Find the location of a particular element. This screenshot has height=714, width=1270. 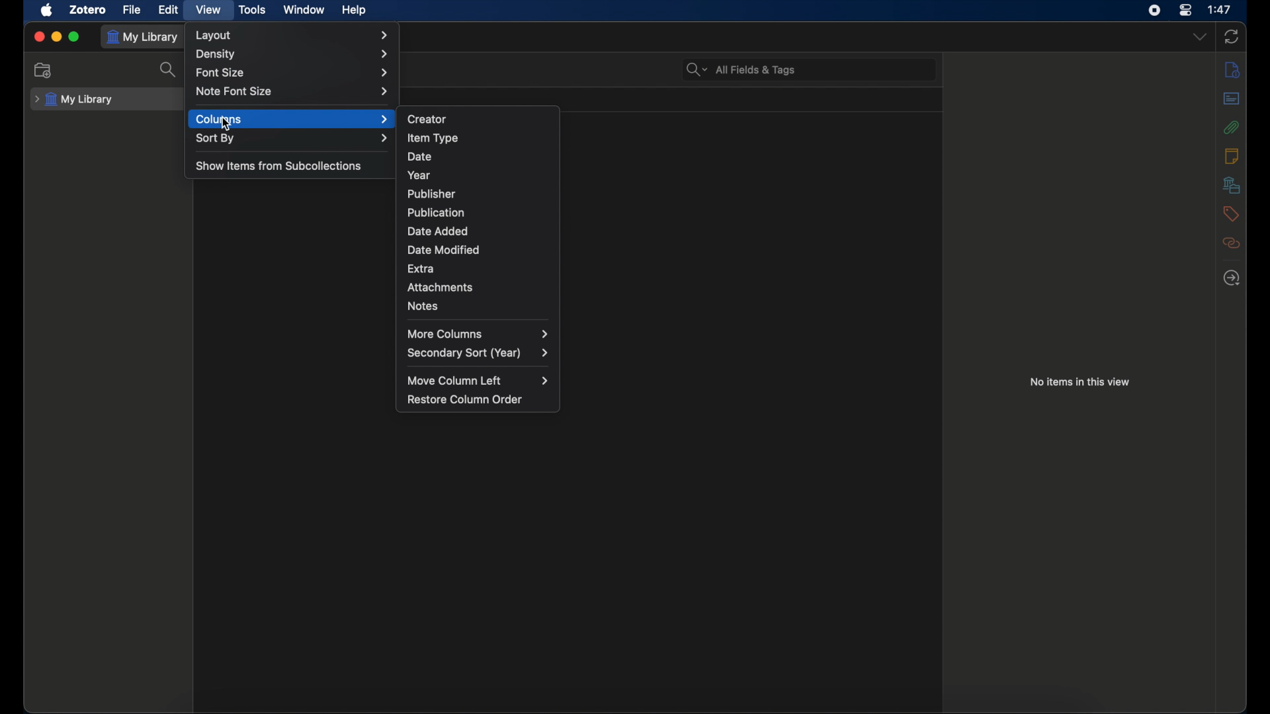

Cursor is located at coordinates (229, 126).